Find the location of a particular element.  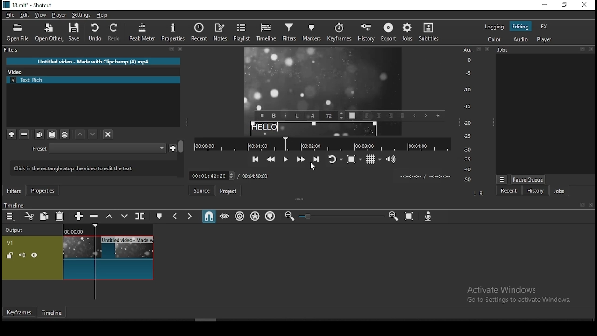

next marker is located at coordinates (190, 215).